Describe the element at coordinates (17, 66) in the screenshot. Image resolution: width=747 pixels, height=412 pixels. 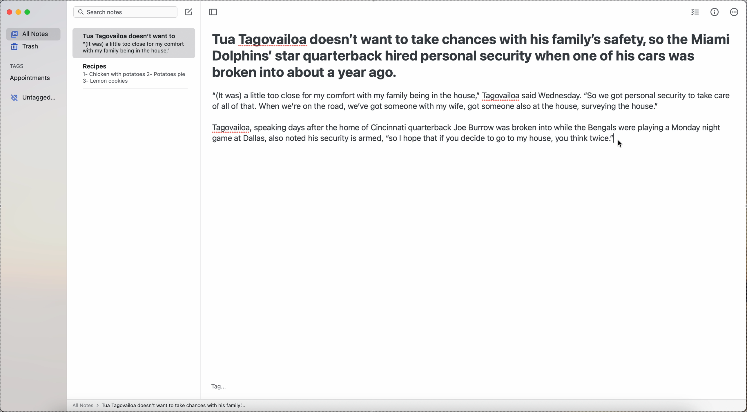
I see `tags` at that location.